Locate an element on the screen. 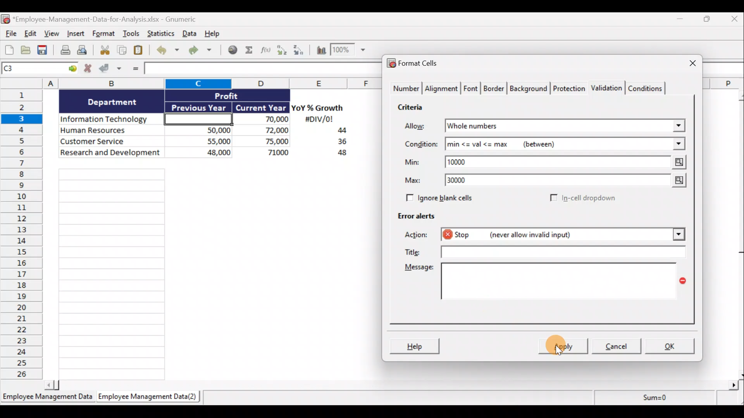 The width and height of the screenshot is (744, 418). Rows is located at coordinates (24, 236).